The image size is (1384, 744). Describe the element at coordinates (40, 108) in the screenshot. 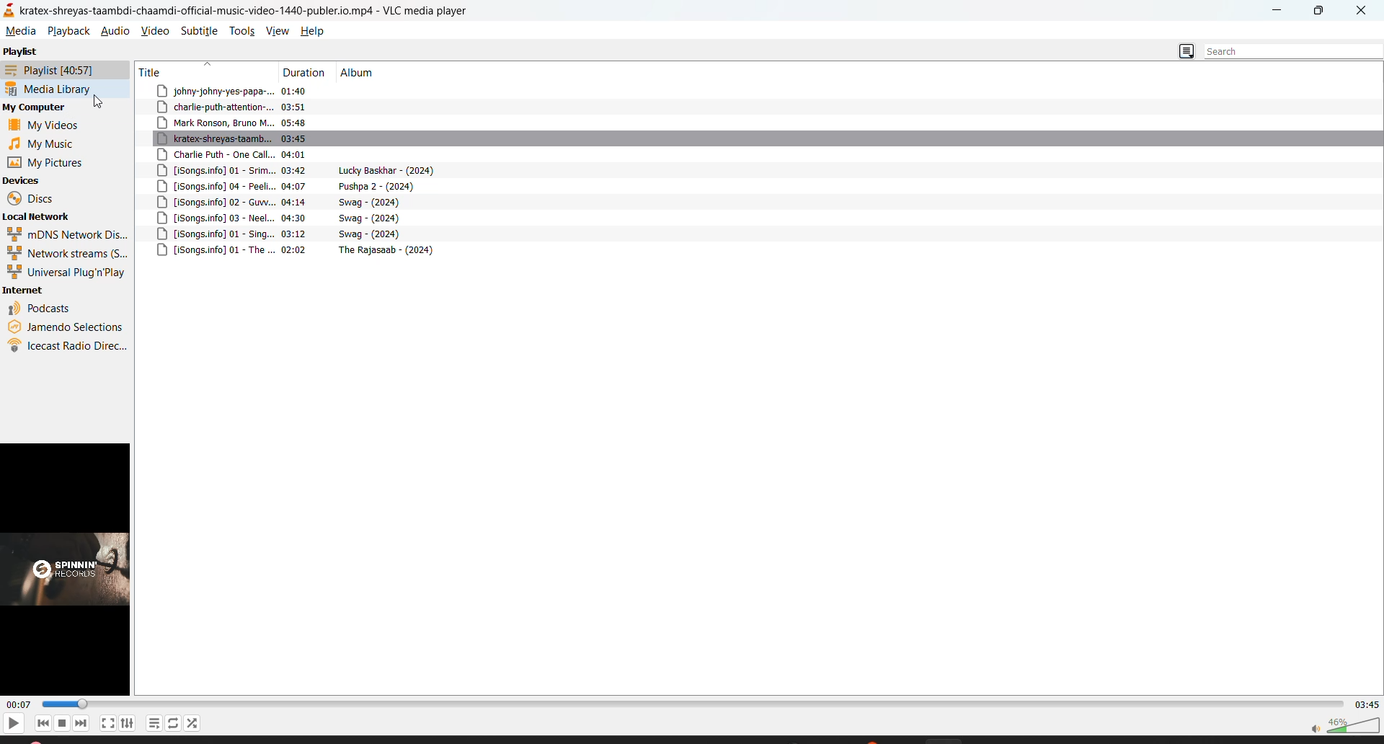

I see `my computer` at that location.